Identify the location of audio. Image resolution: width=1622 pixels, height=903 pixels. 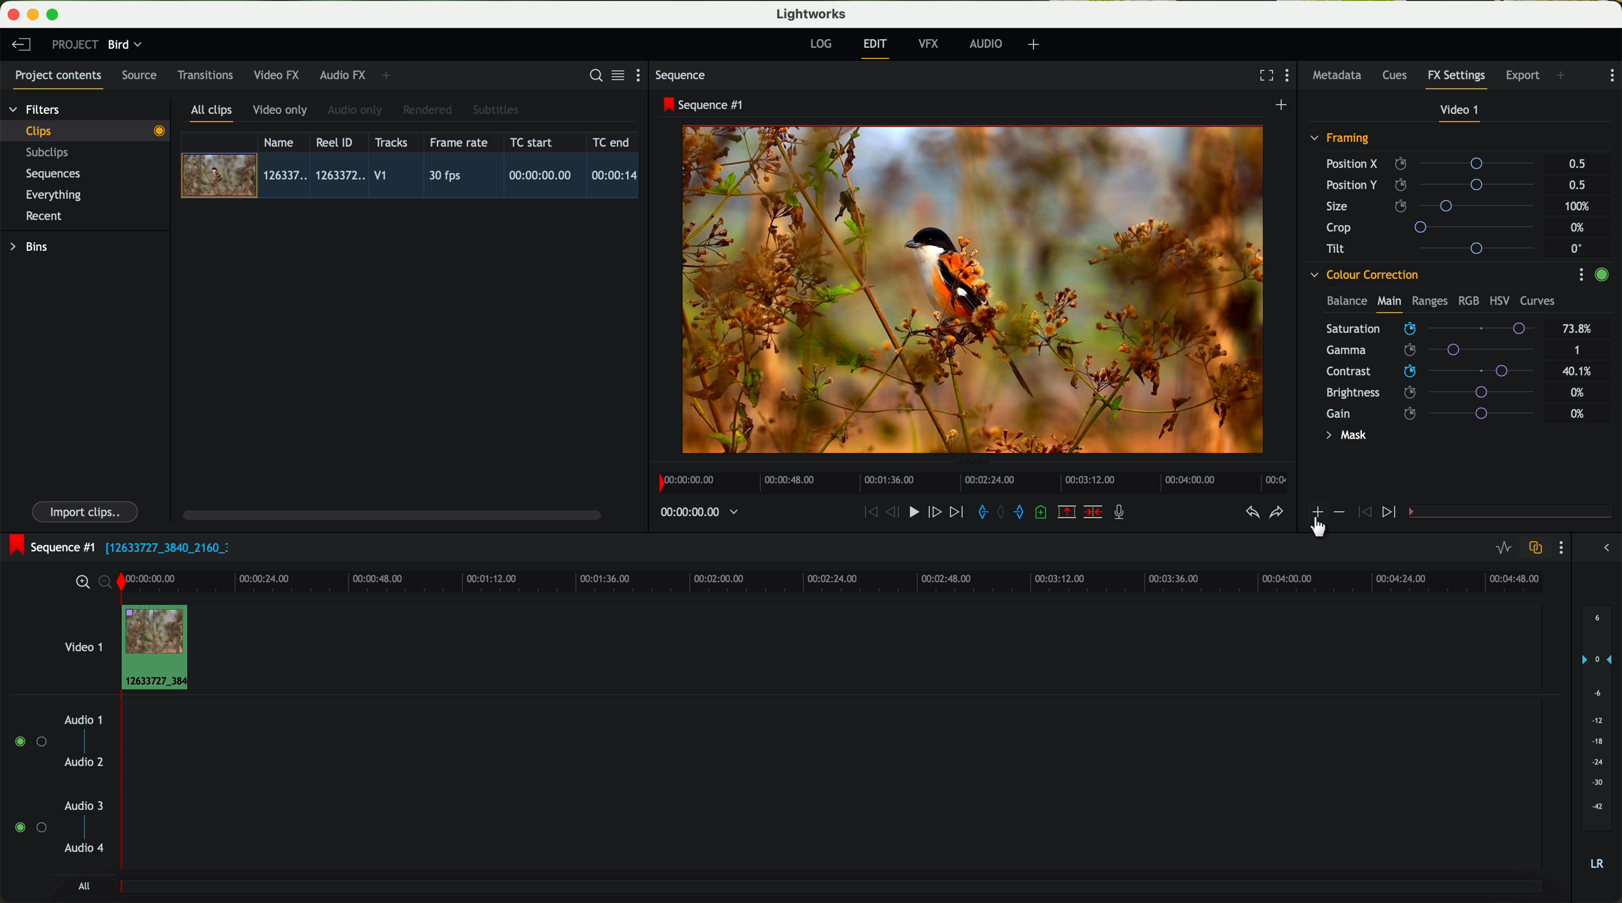
(986, 43).